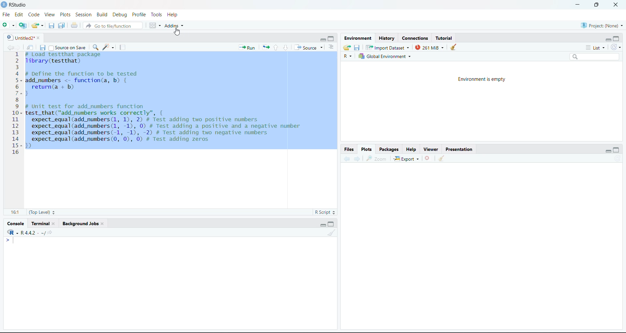 Image resolution: width=626 pixels, height=333 pixels. Describe the element at coordinates (113, 25) in the screenshot. I see `Go to file/function` at that location.